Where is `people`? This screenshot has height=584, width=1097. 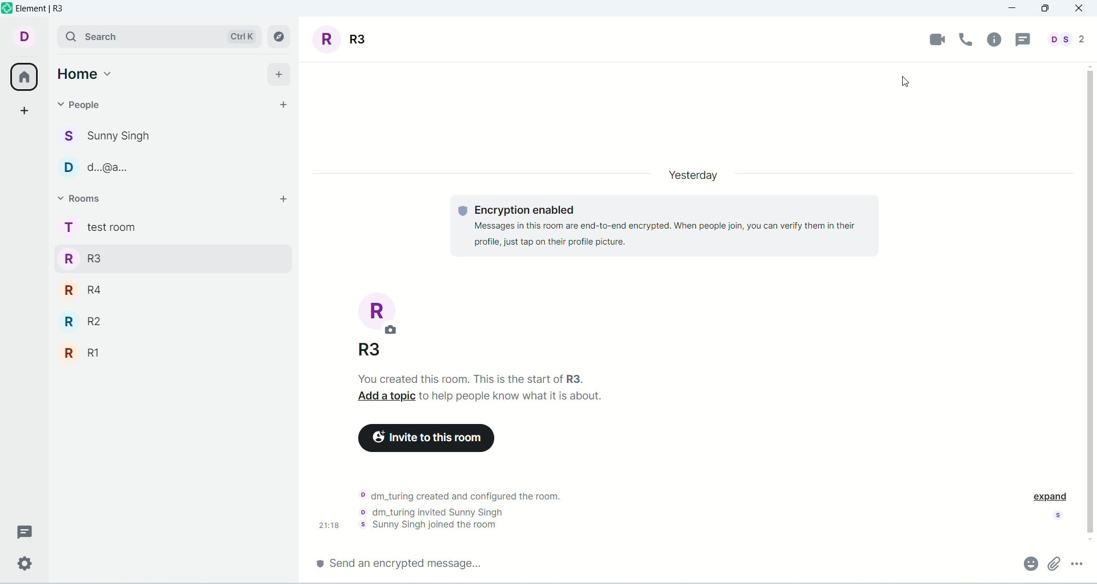 people is located at coordinates (106, 169).